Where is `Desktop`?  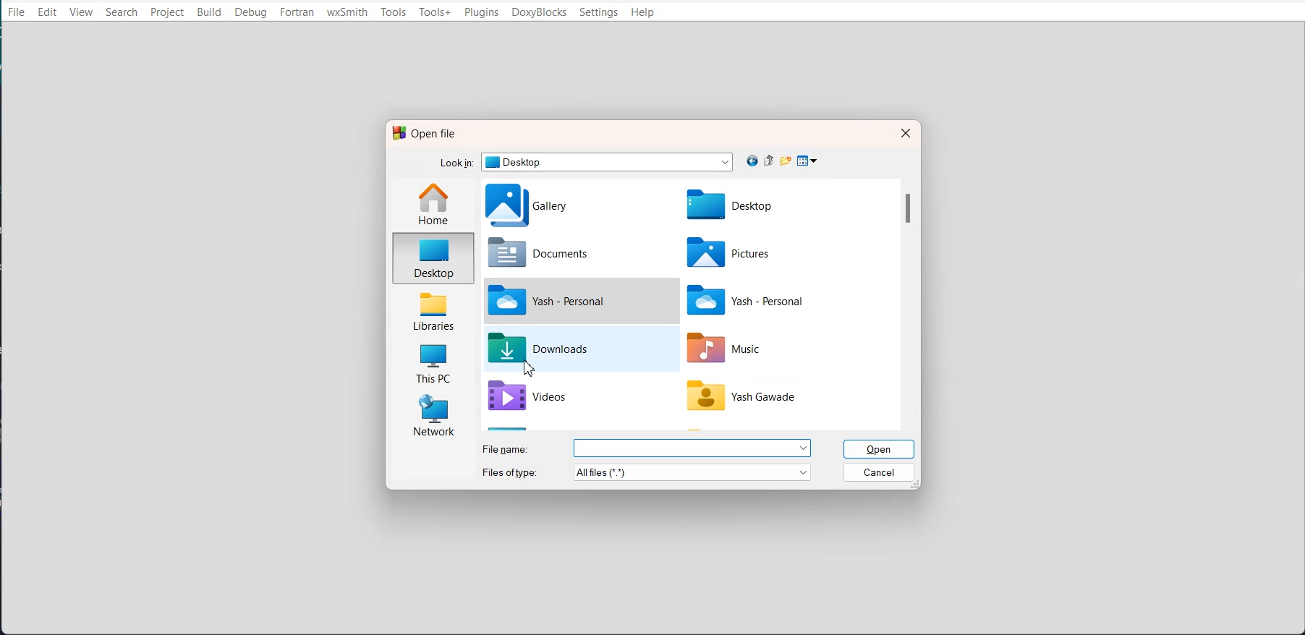 Desktop is located at coordinates (758, 206).